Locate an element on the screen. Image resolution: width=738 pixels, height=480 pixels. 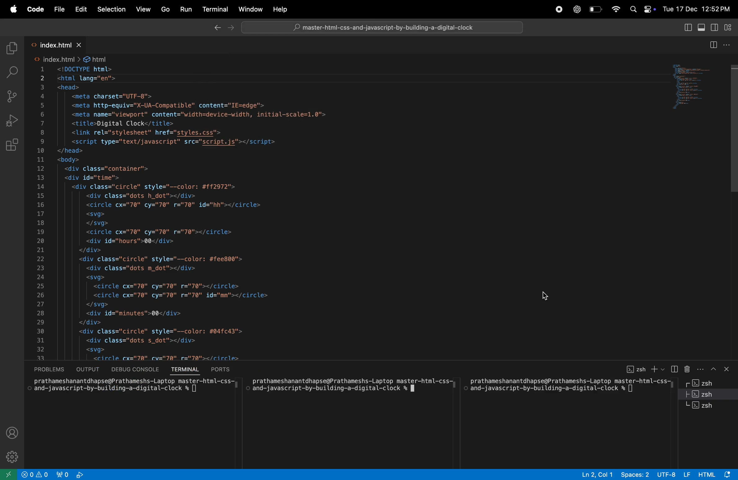
Ln2, col 1 is located at coordinates (597, 474).